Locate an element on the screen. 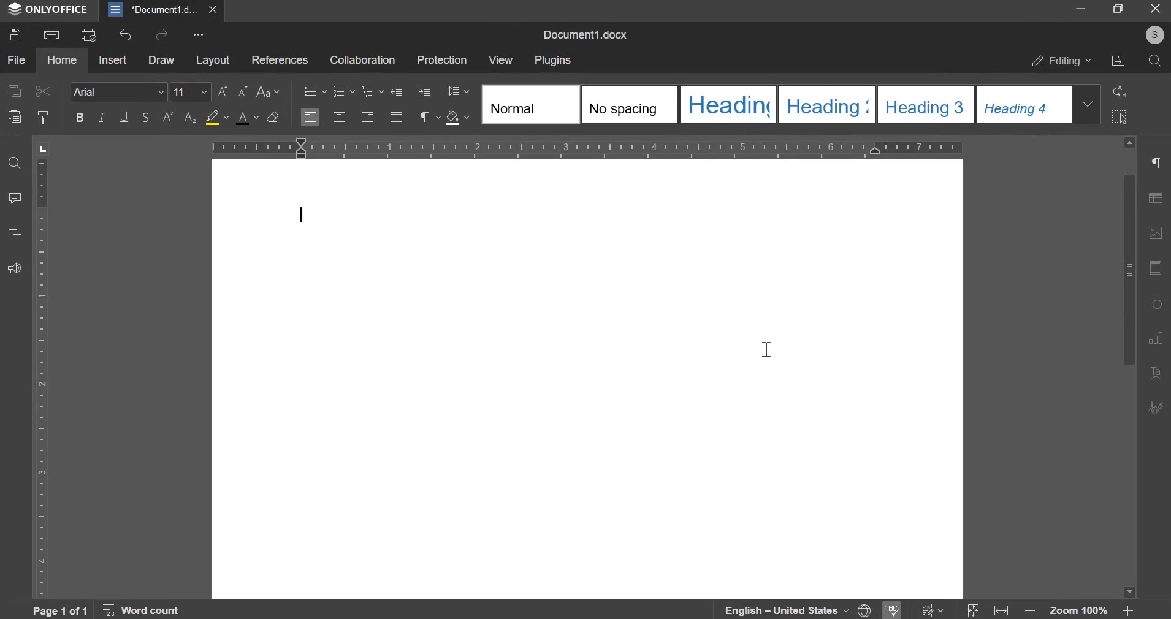 The height and width of the screenshot is (619, 1171). English — United States is located at coordinates (787, 608).